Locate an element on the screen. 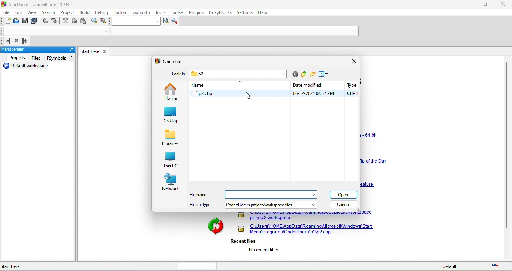  projects is located at coordinates (15, 58).